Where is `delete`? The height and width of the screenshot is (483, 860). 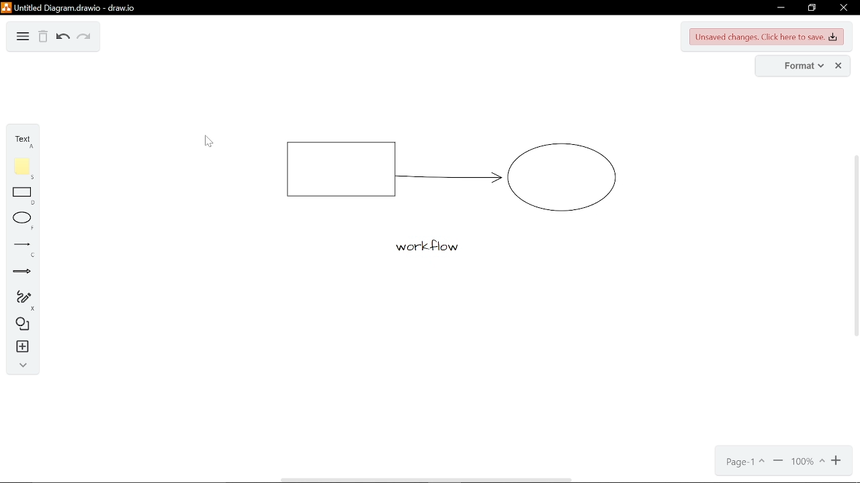 delete is located at coordinates (42, 36).